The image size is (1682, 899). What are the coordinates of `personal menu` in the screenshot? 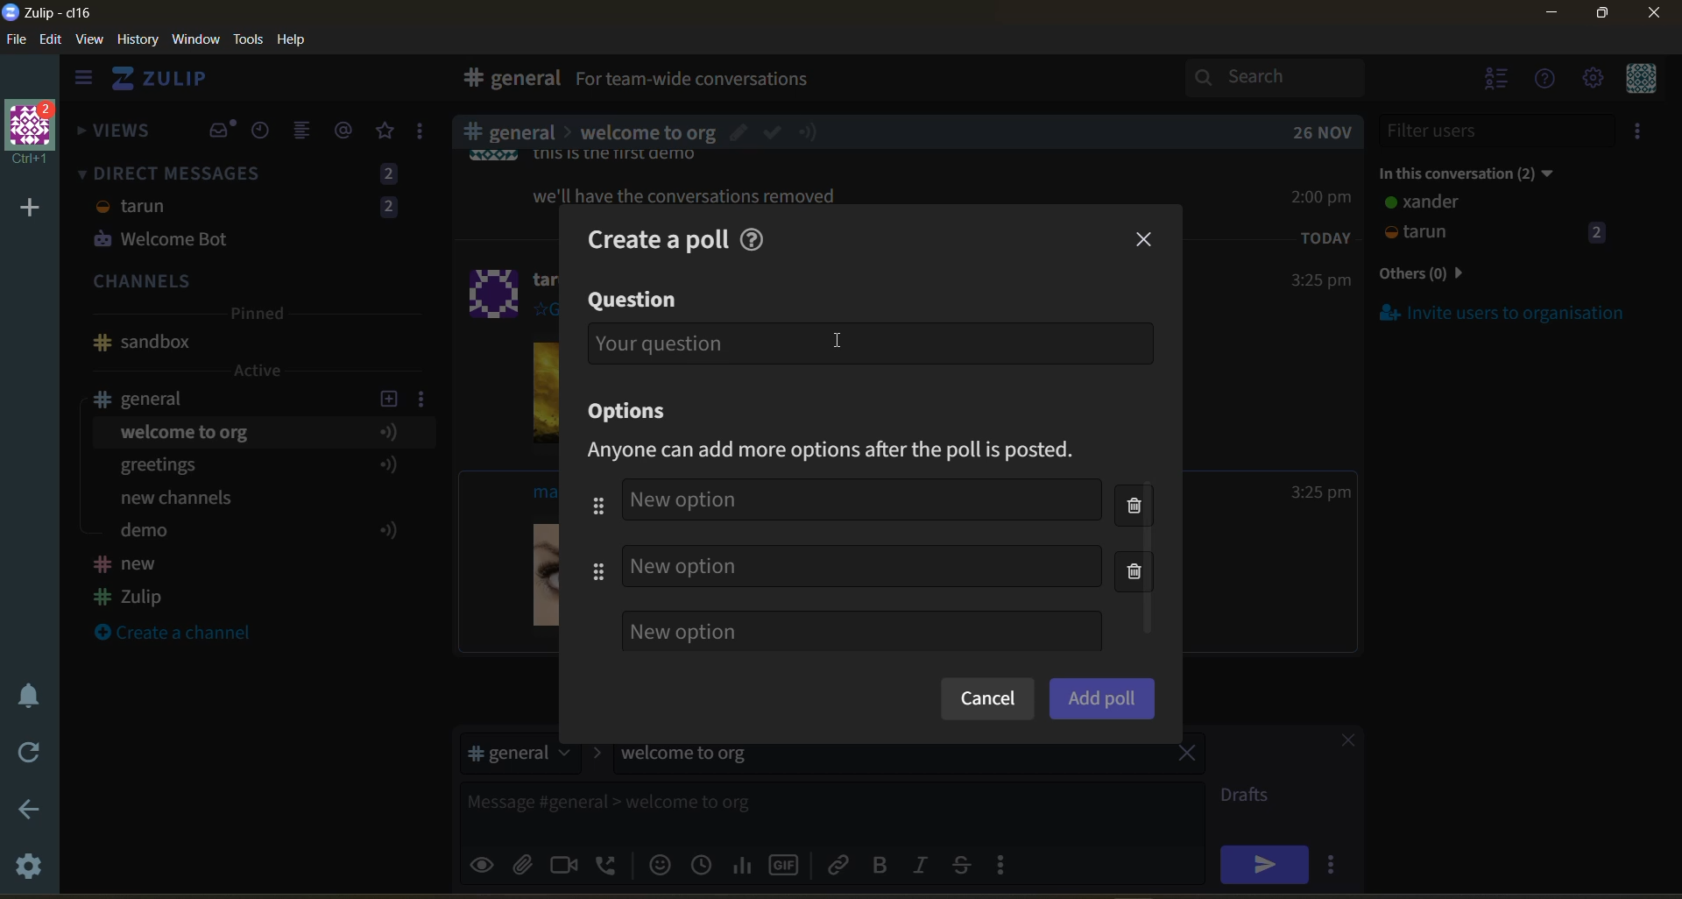 It's located at (1638, 80).